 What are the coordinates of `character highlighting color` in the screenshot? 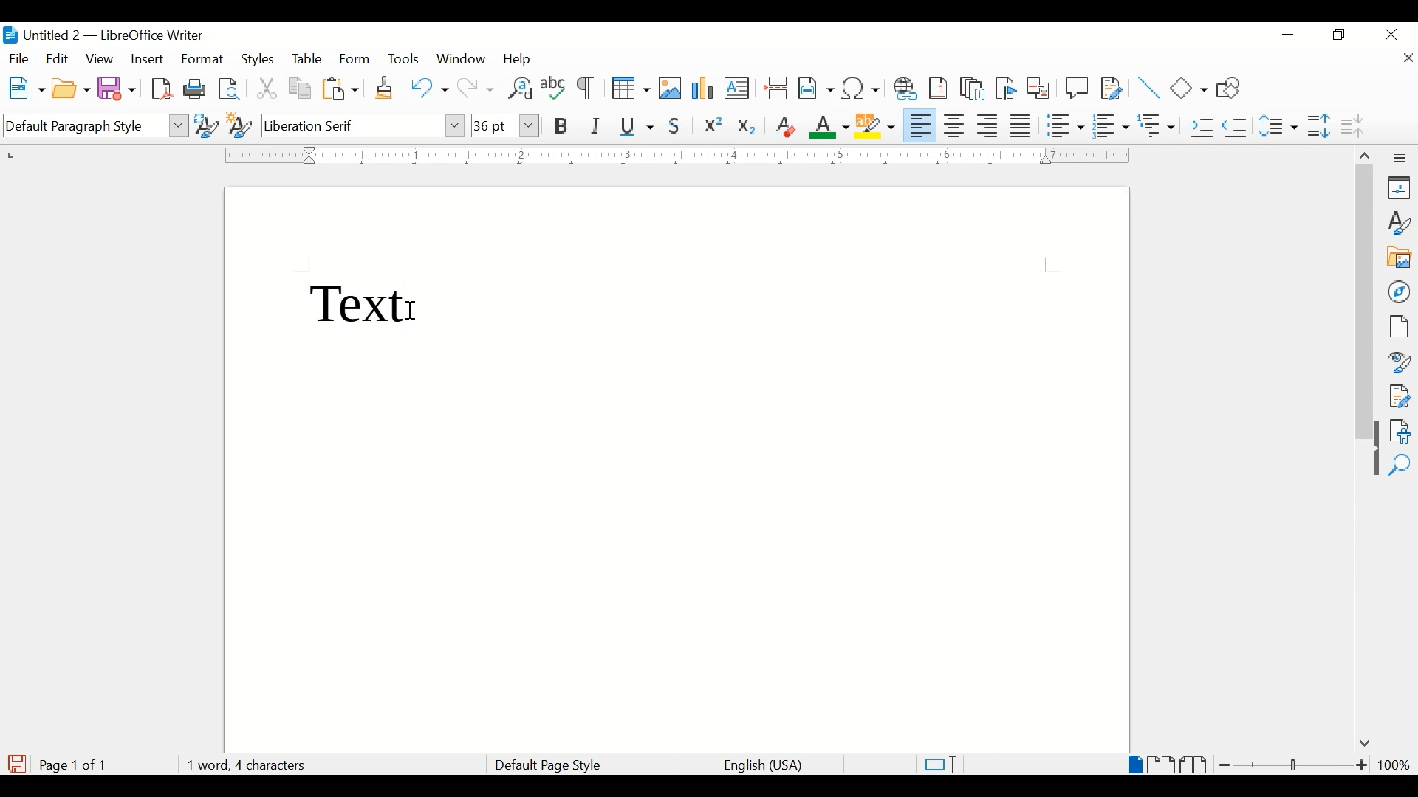 It's located at (877, 125).